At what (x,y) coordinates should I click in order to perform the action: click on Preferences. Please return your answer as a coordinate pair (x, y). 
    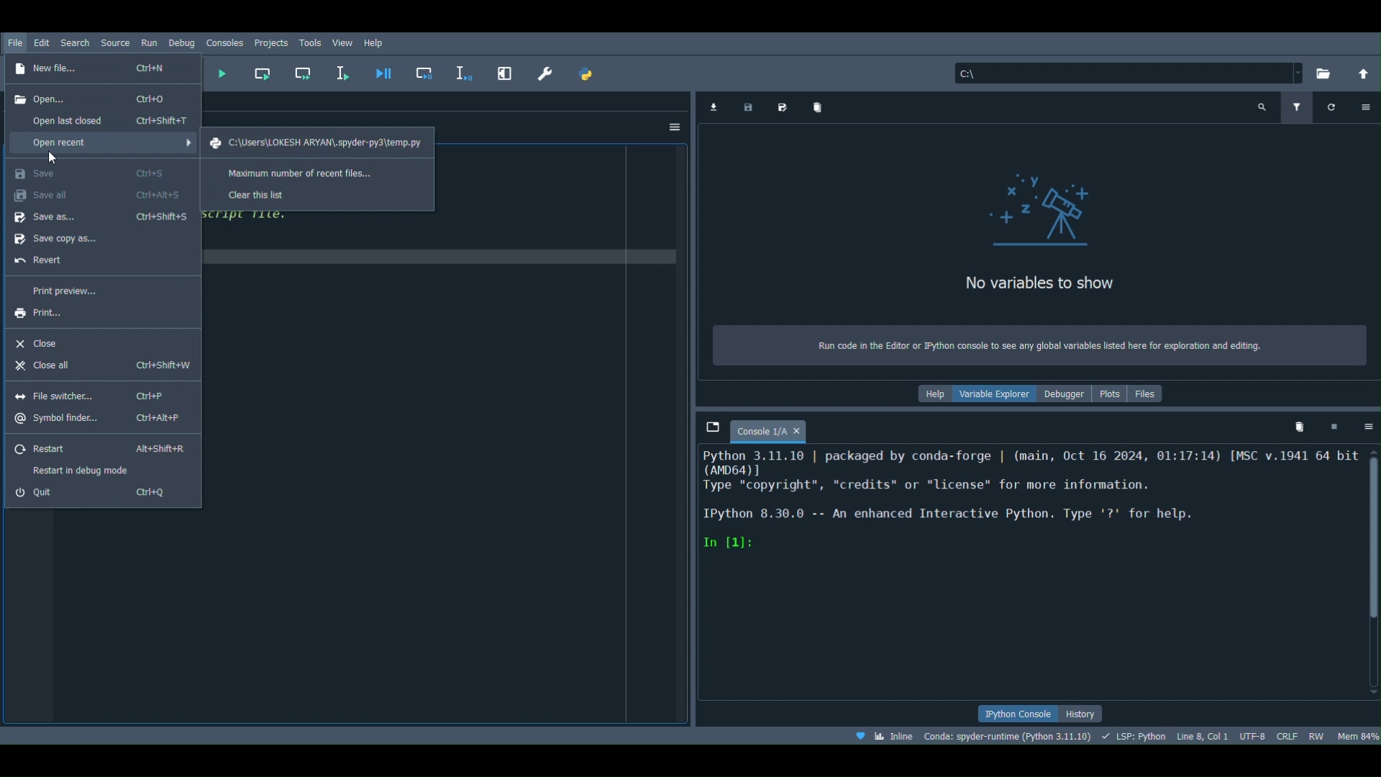
    Looking at the image, I should click on (547, 73).